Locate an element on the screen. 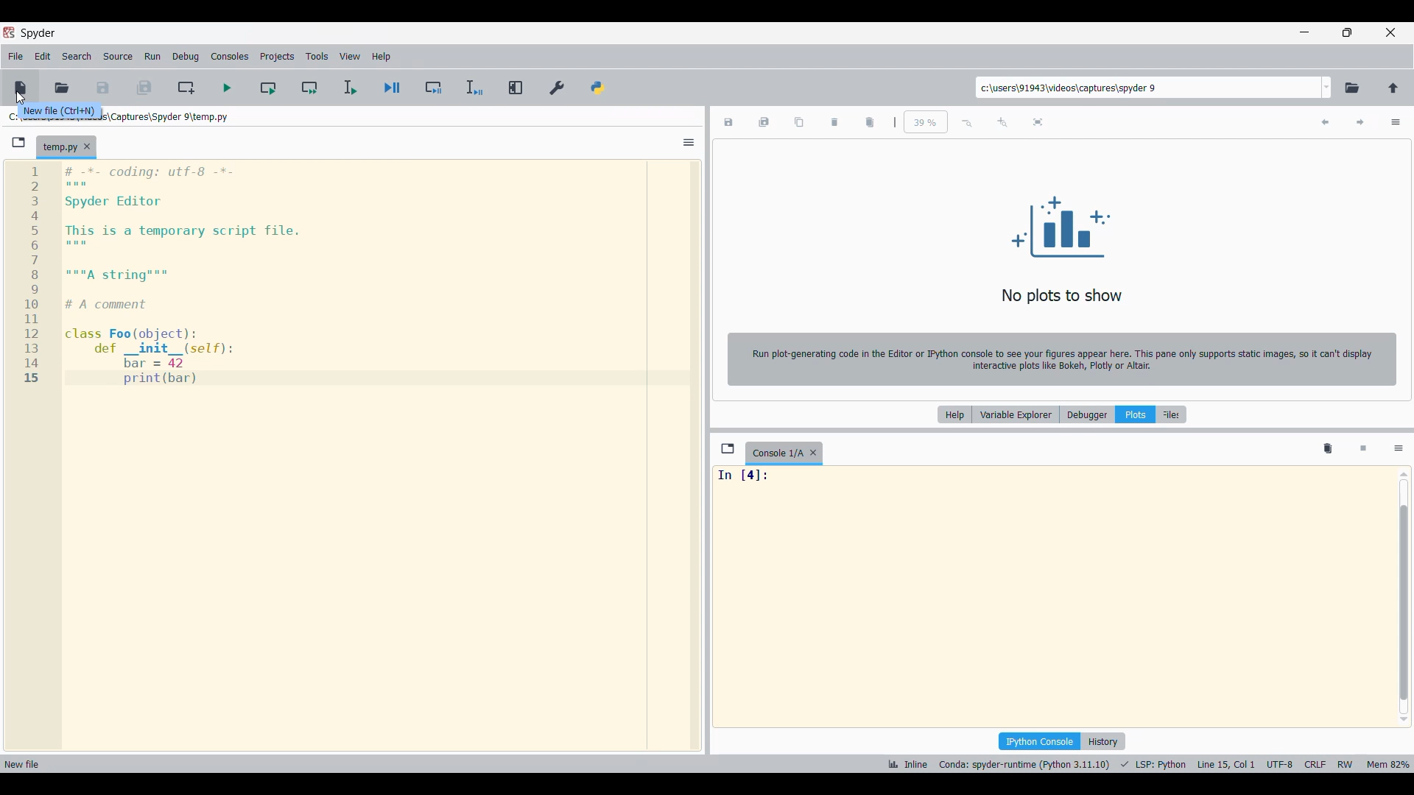  Help menu is located at coordinates (381, 57).